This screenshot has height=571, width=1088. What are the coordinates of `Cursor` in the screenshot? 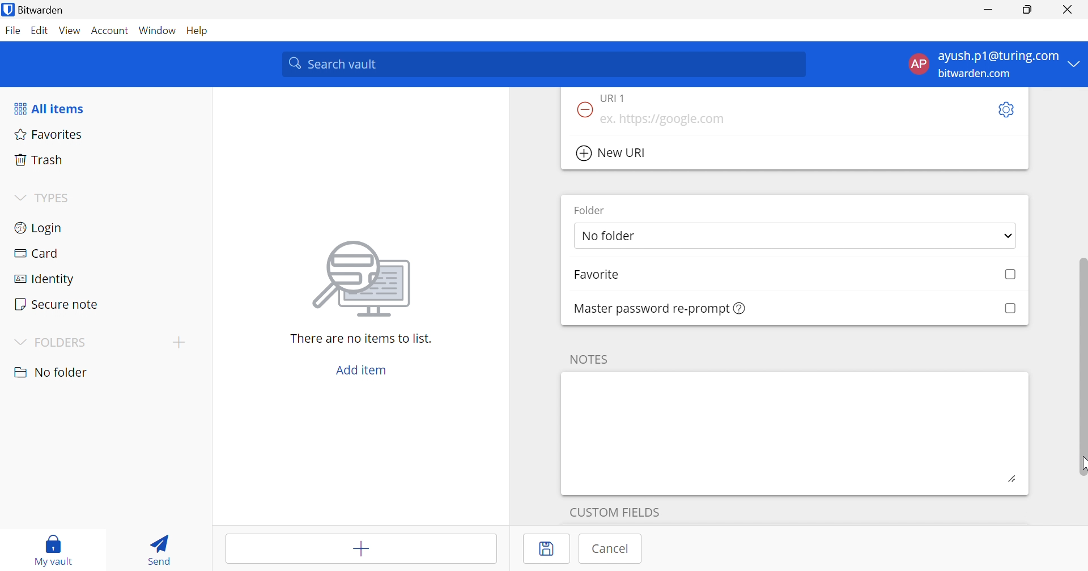 It's located at (1081, 466).